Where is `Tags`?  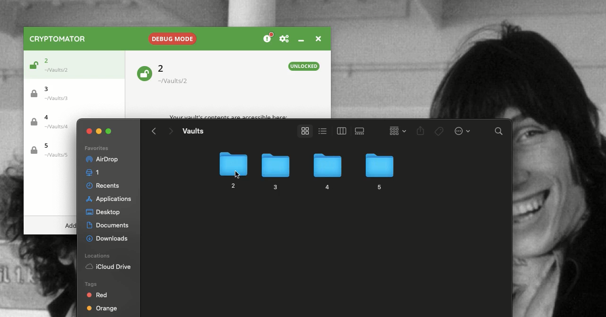
Tags is located at coordinates (90, 284).